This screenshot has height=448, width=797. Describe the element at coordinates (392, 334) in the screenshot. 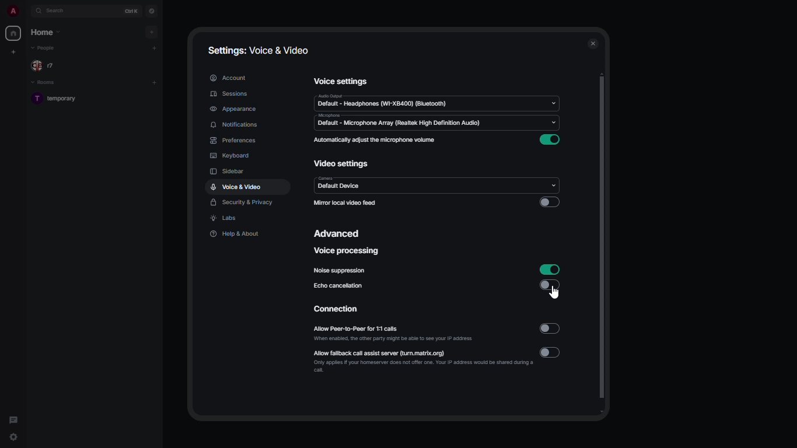

I see `allow peer-to-peer for 1:1 calls` at that location.